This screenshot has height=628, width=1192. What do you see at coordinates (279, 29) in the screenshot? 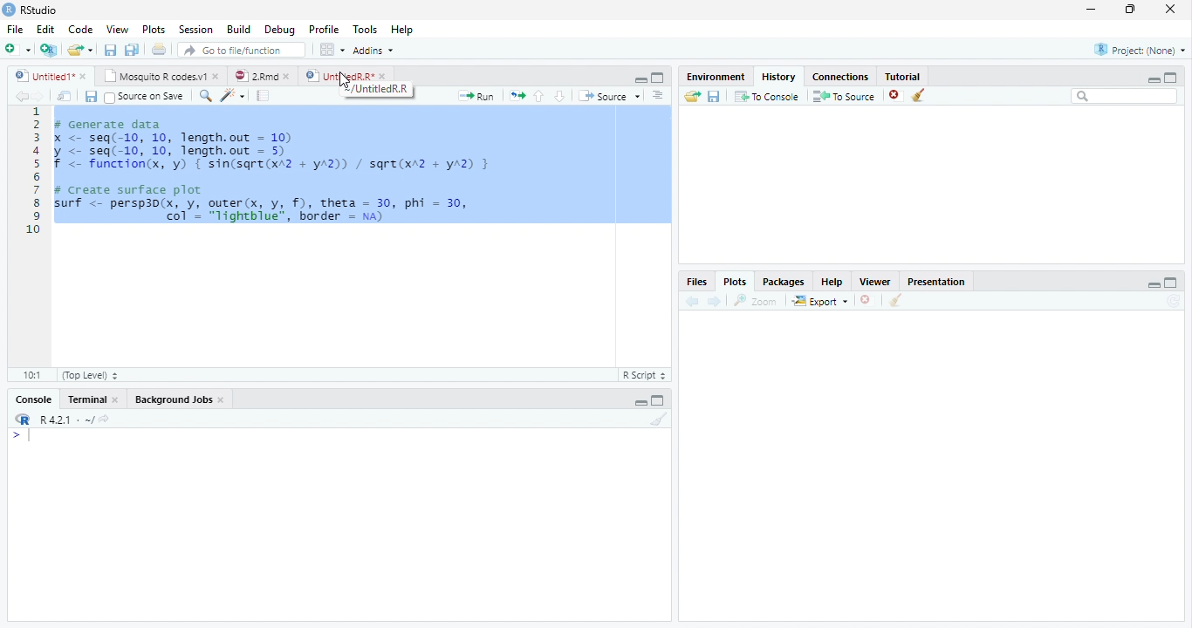
I see `Debug` at bounding box center [279, 29].